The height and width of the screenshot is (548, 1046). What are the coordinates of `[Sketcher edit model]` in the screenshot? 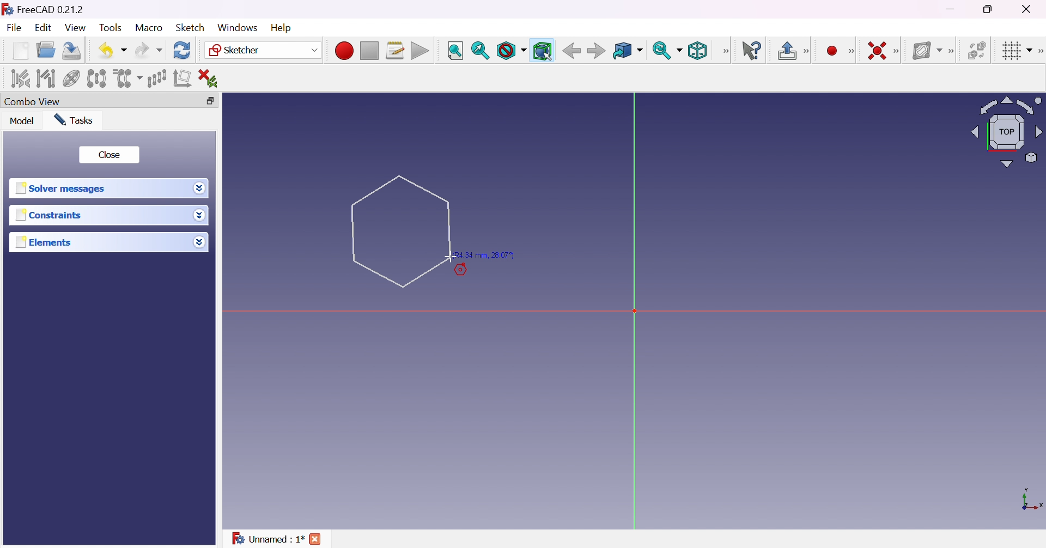 It's located at (807, 52).